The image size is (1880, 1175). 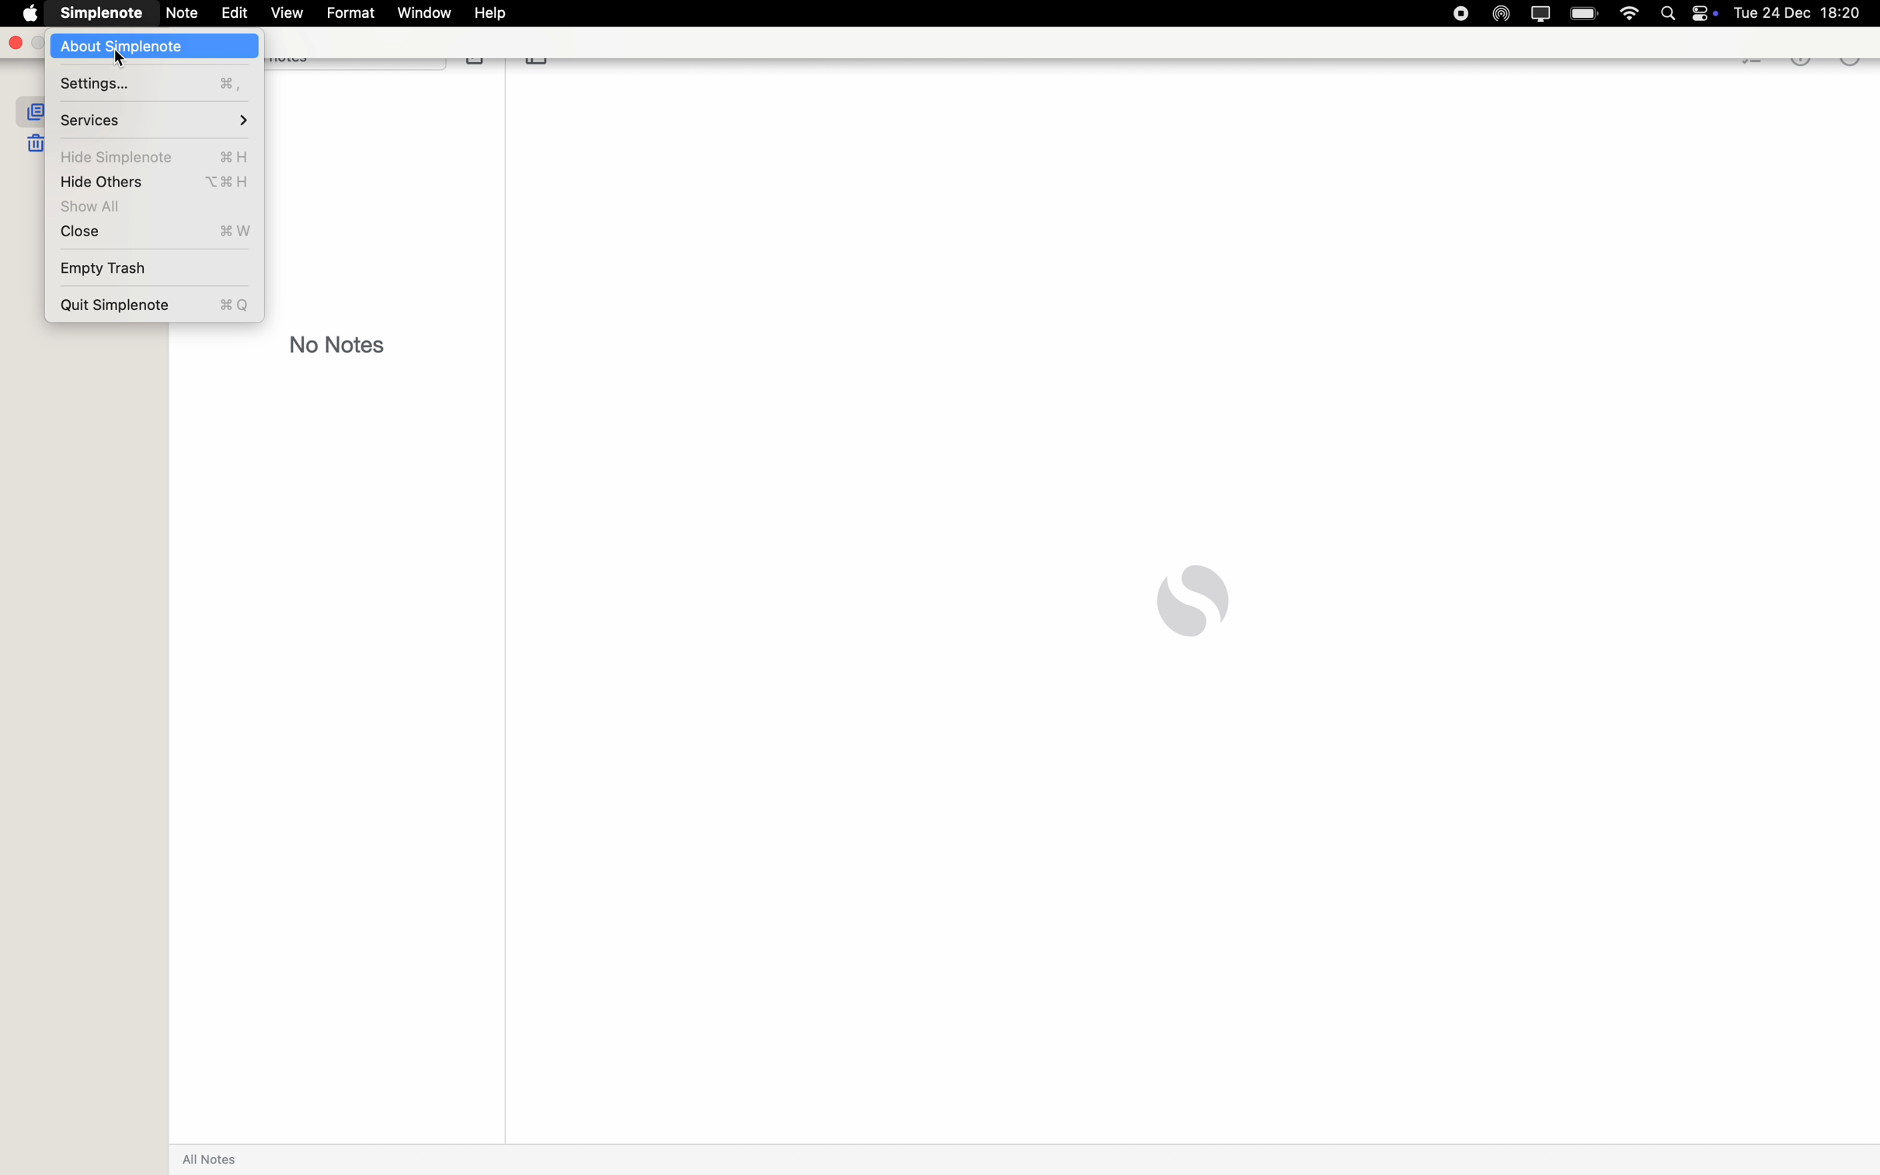 What do you see at coordinates (98, 207) in the screenshot?
I see `show all` at bounding box center [98, 207].